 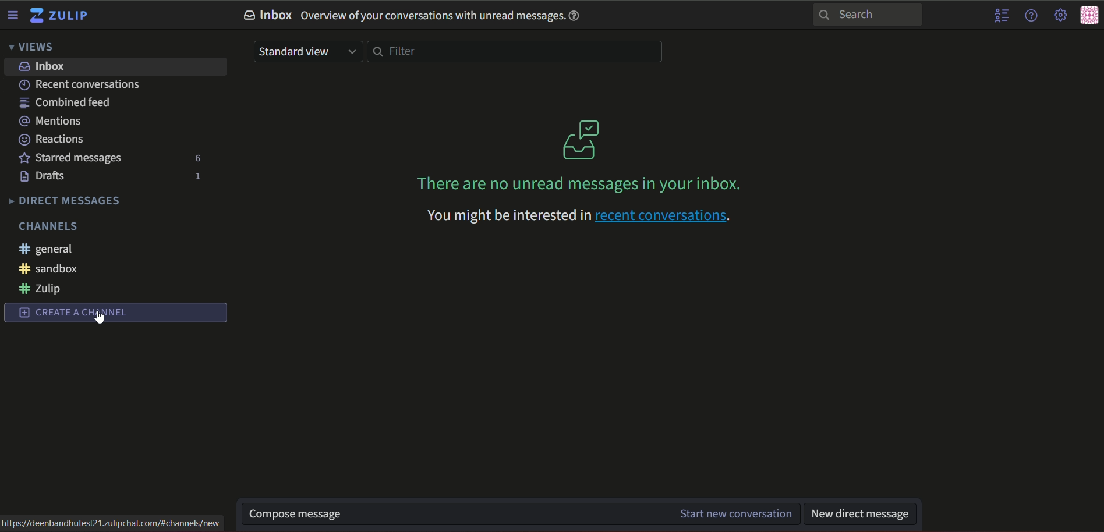 I want to click on help menu, so click(x=1032, y=15).